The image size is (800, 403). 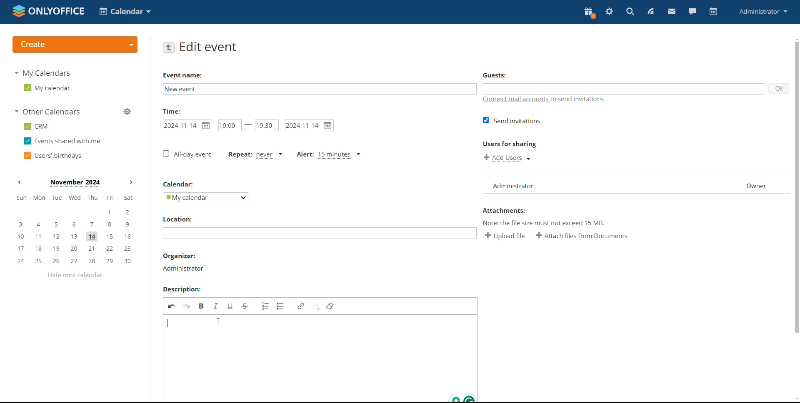 What do you see at coordinates (778, 87) in the screenshot?
I see `ok` at bounding box center [778, 87].